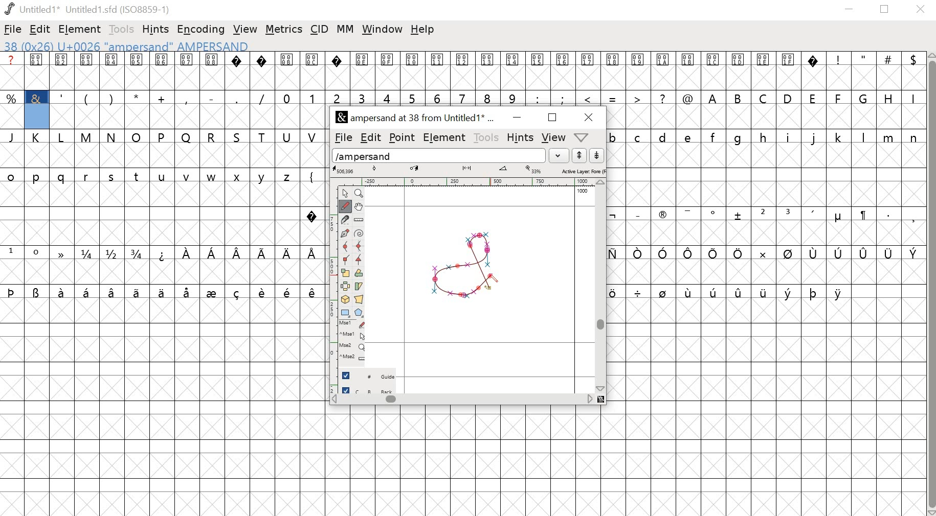  What do you see at coordinates (788, 292) in the screenshot?
I see `symbol` at bounding box center [788, 292].